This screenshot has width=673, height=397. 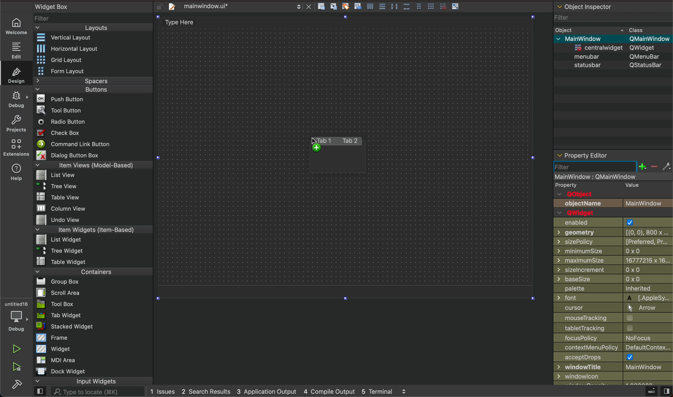 What do you see at coordinates (656, 391) in the screenshot?
I see `close sidebar` at bounding box center [656, 391].